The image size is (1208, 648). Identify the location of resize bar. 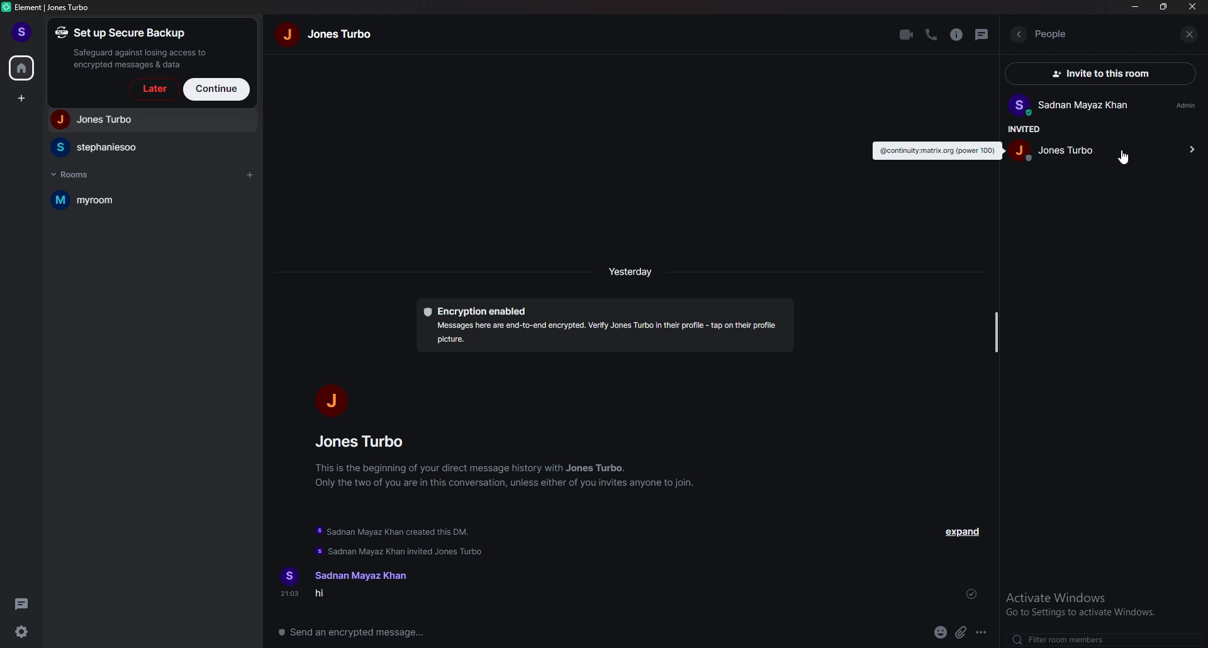
(995, 330).